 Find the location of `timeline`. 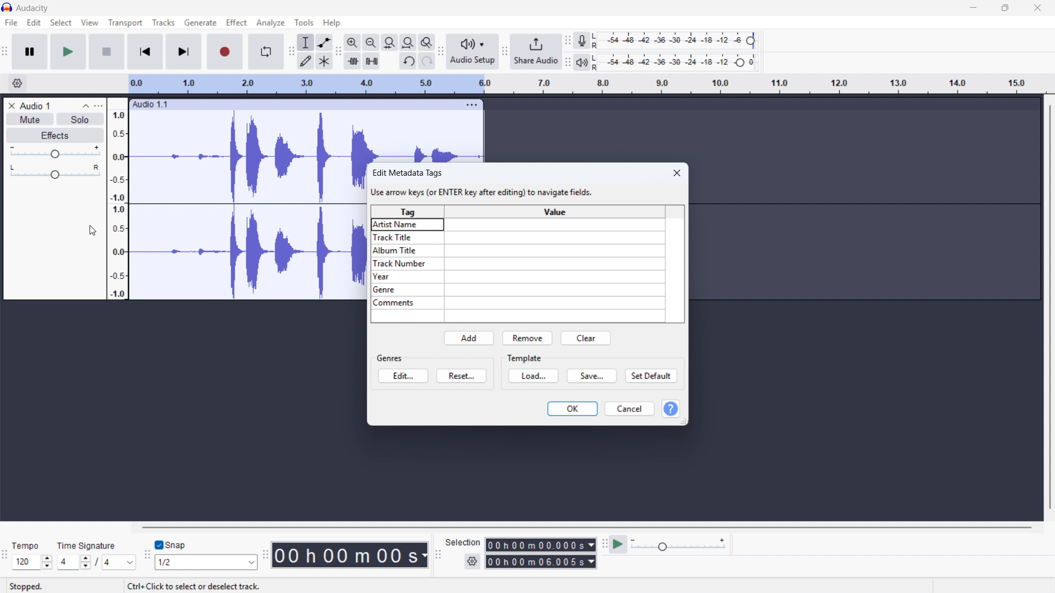

timeline is located at coordinates (587, 84).